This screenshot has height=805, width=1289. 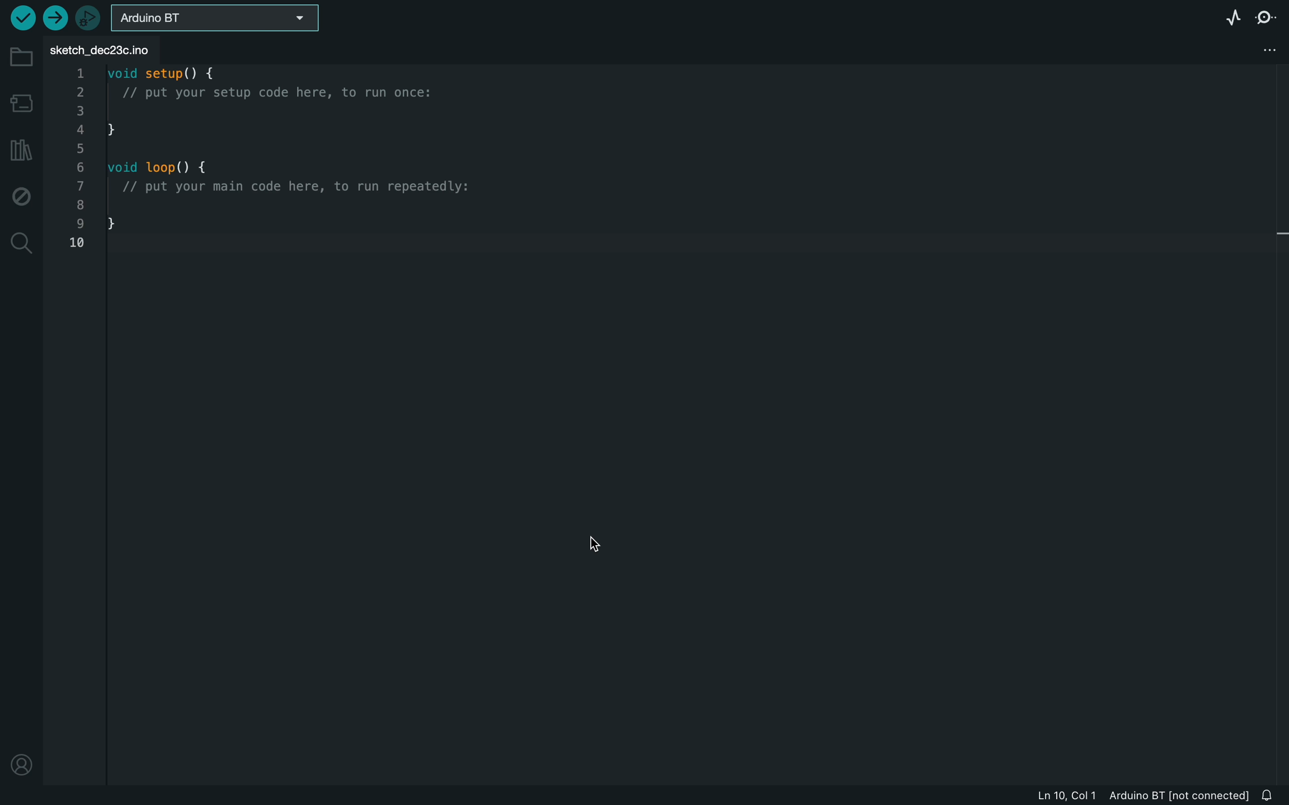 What do you see at coordinates (55, 17) in the screenshot?
I see `upload` at bounding box center [55, 17].